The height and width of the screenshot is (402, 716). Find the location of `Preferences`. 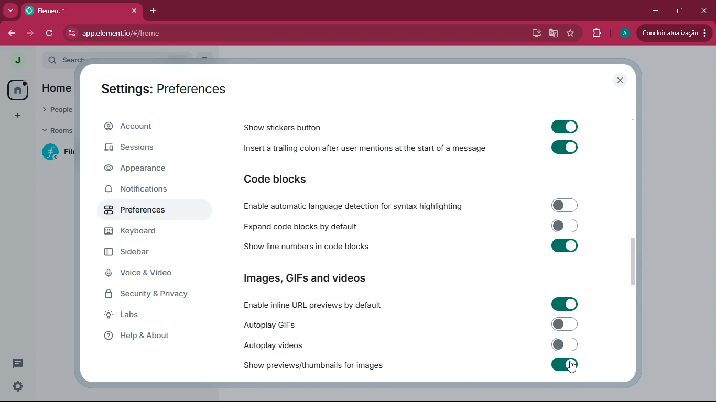

Preferences is located at coordinates (153, 211).